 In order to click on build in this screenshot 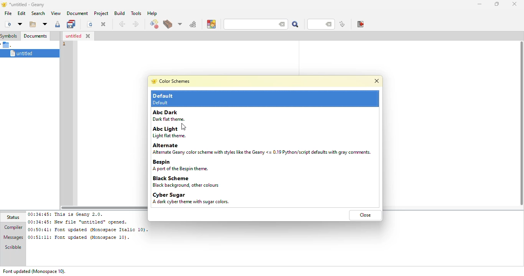, I will do `click(167, 25)`.